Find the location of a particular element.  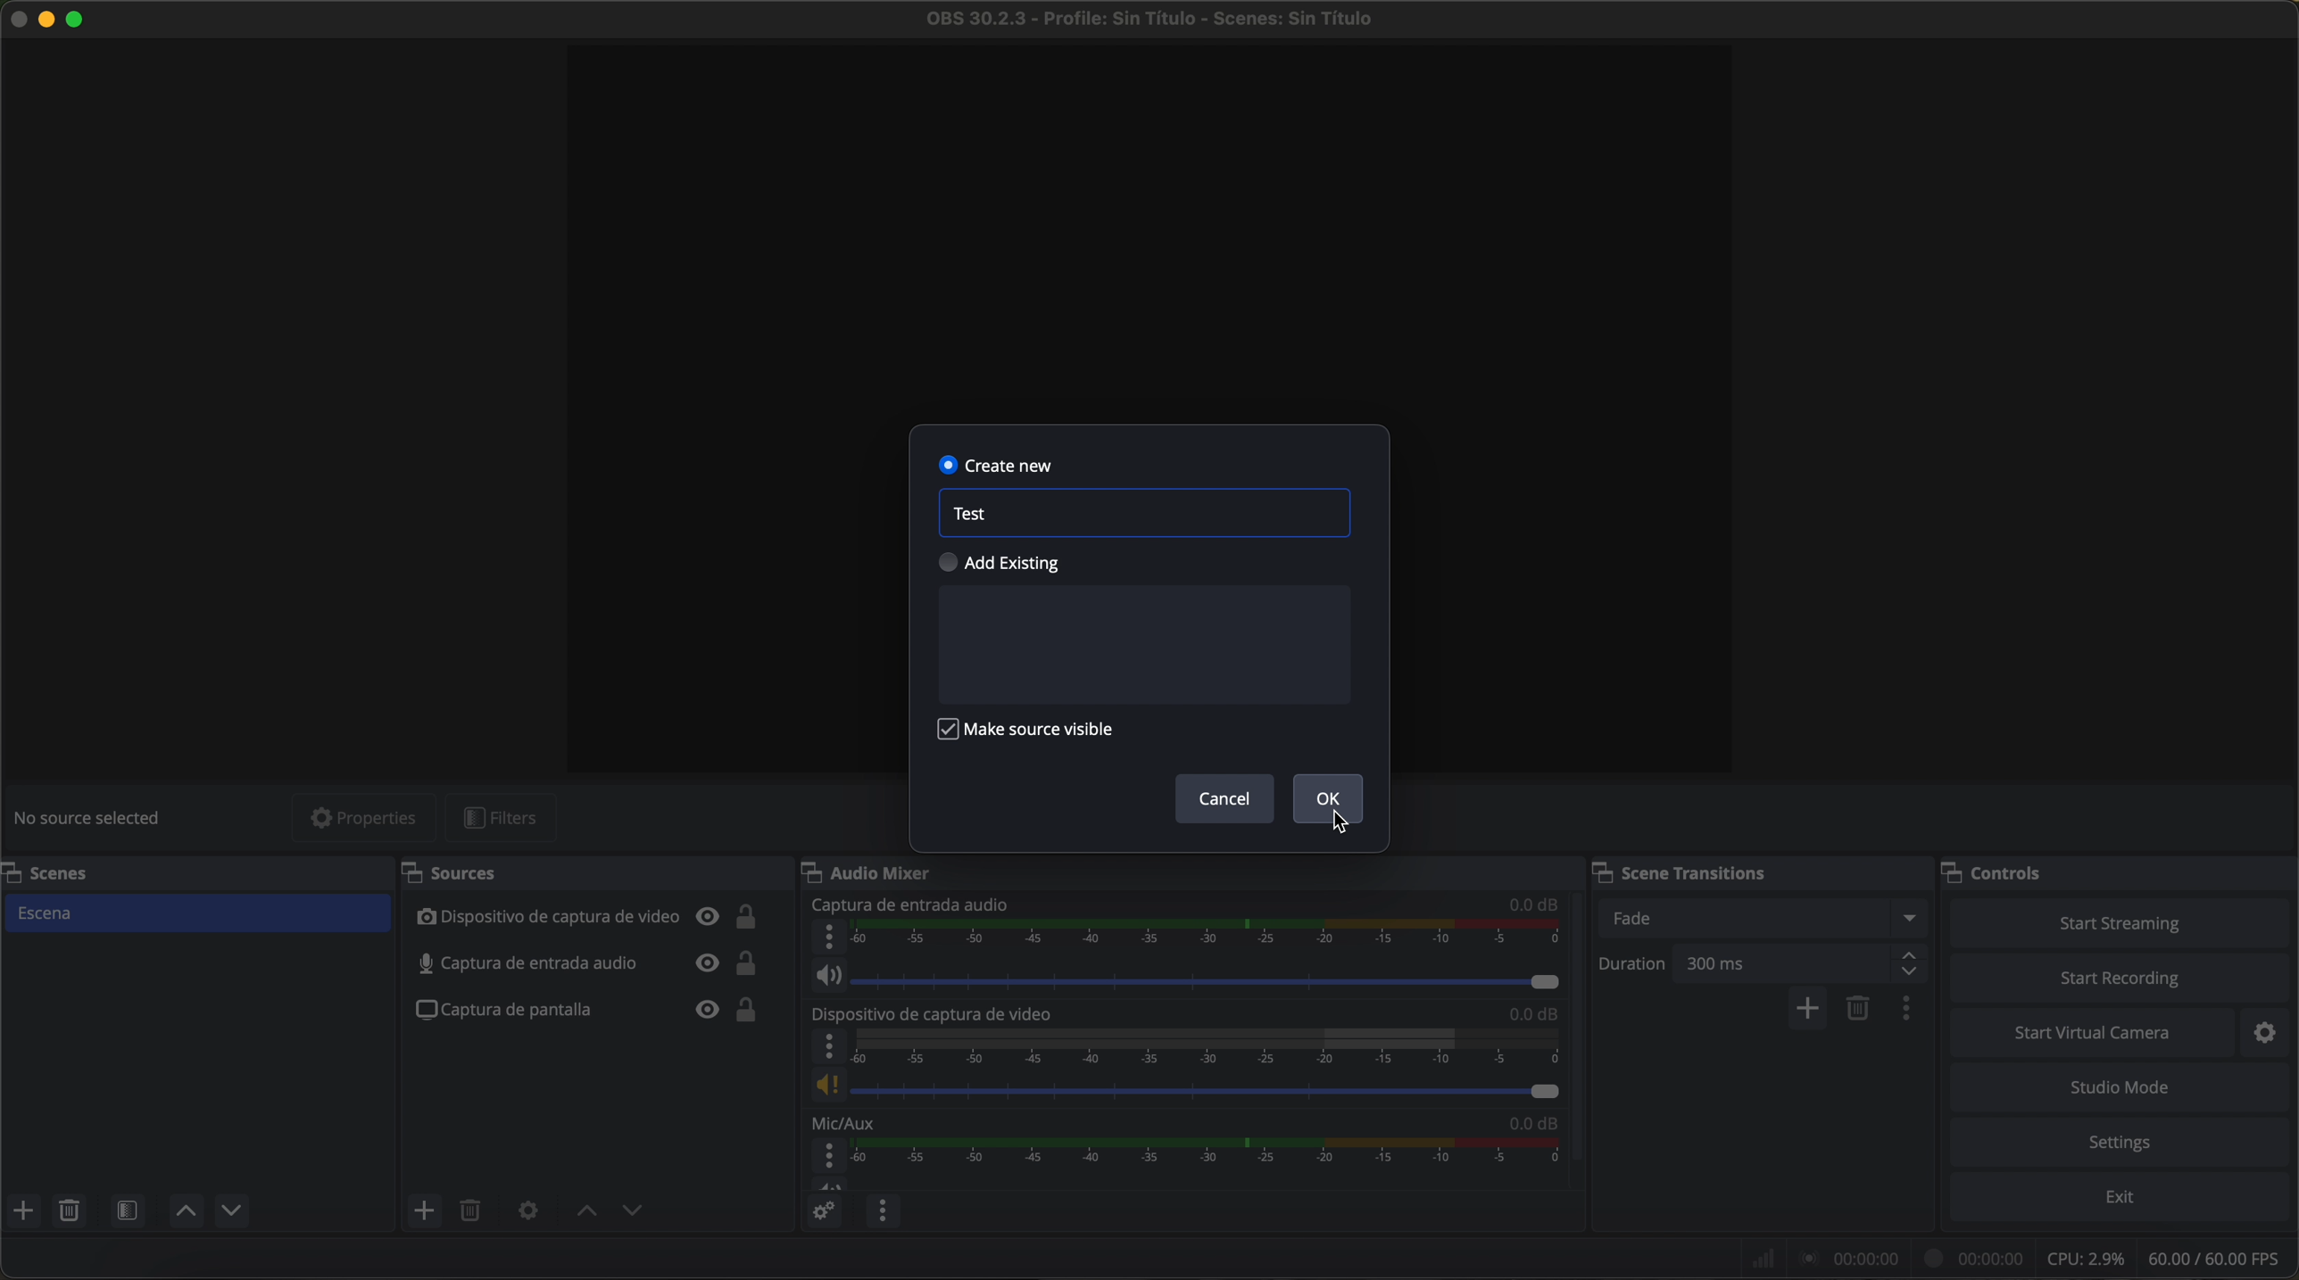

mouse is located at coordinates (1344, 825).